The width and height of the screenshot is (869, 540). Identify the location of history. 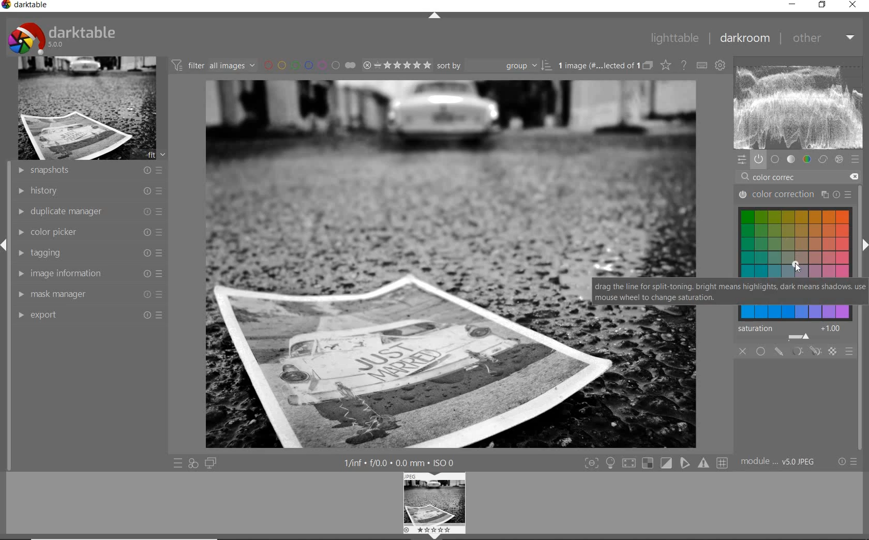
(89, 191).